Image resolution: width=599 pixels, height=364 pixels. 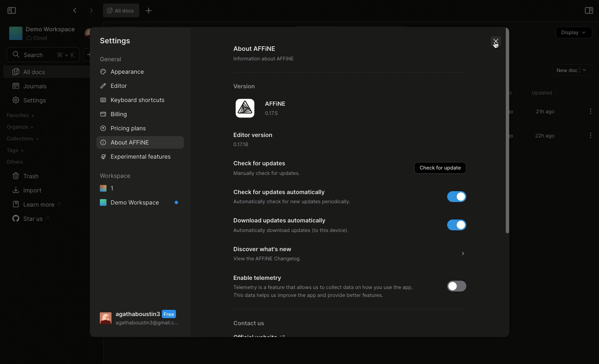 What do you see at coordinates (304, 225) in the screenshot?
I see `Download update automatically` at bounding box center [304, 225].